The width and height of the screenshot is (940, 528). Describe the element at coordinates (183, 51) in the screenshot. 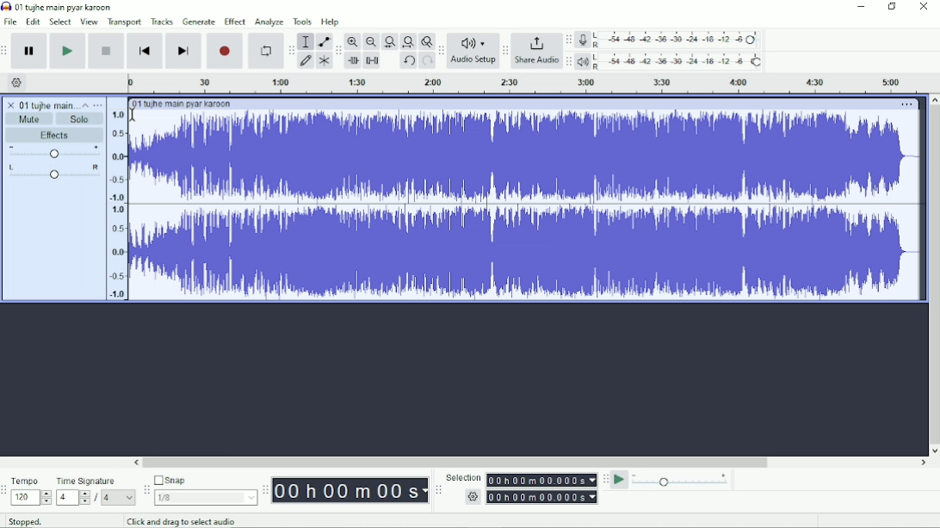

I see `Skip to end` at that location.